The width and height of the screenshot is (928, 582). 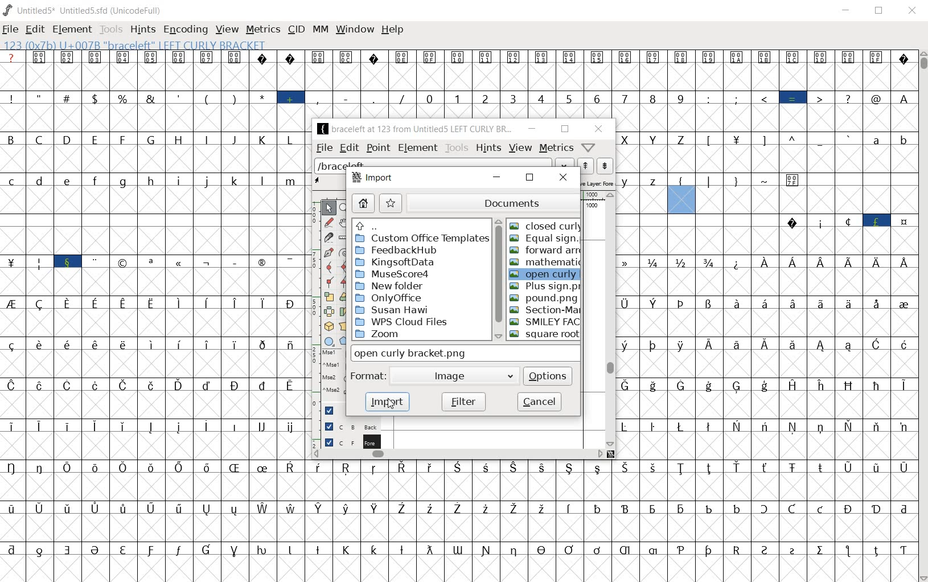 What do you see at coordinates (421, 238) in the screenshot?
I see `Custom Office Template` at bounding box center [421, 238].